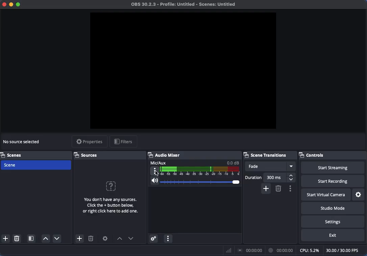 This screenshot has width=367, height=256. I want to click on Duration, so click(270, 177).